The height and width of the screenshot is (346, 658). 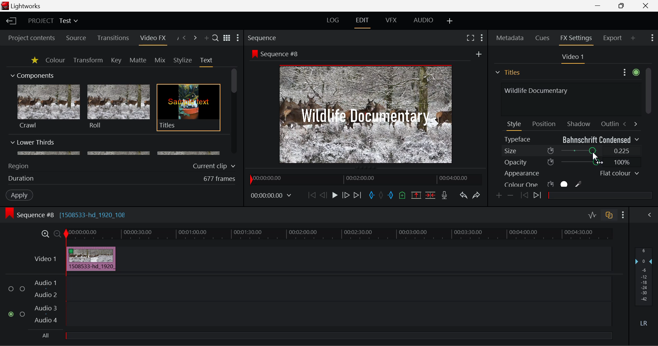 I want to click on Show Settings, so click(x=653, y=37).